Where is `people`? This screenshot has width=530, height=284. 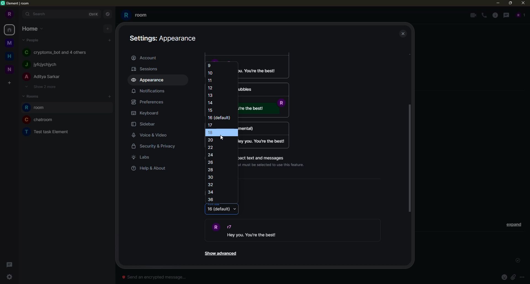 people is located at coordinates (520, 15).